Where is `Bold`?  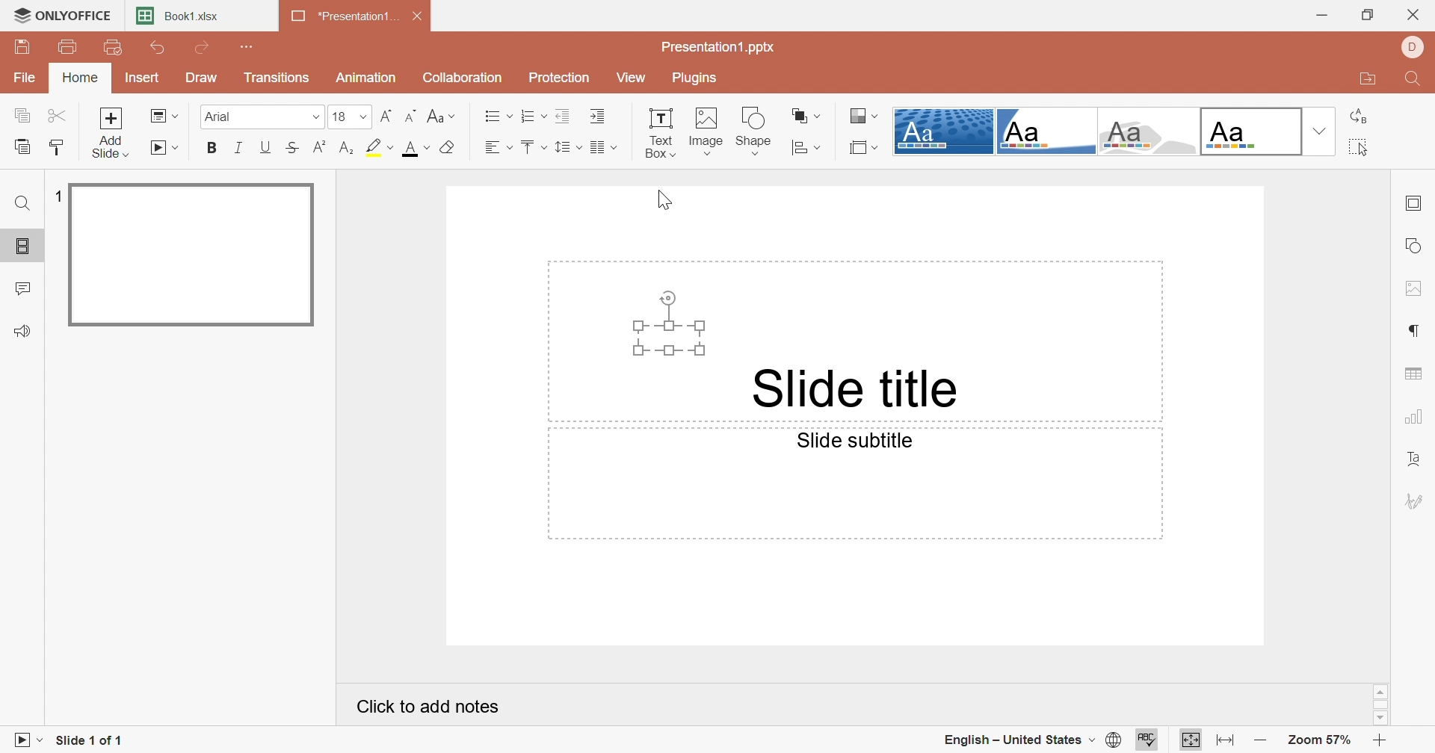 Bold is located at coordinates (212, 149).